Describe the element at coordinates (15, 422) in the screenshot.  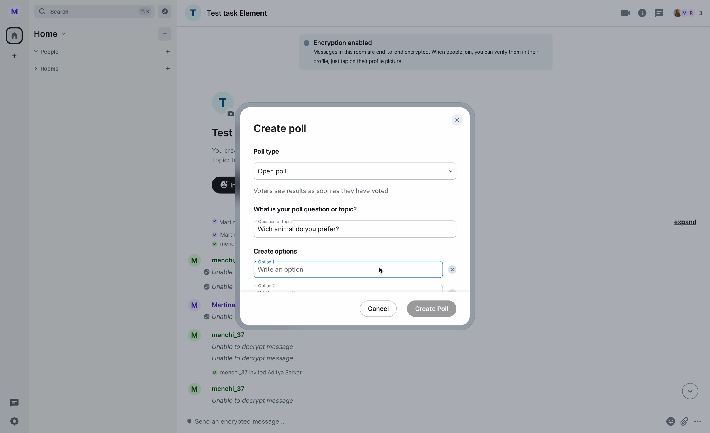
I see `settings` at that location.